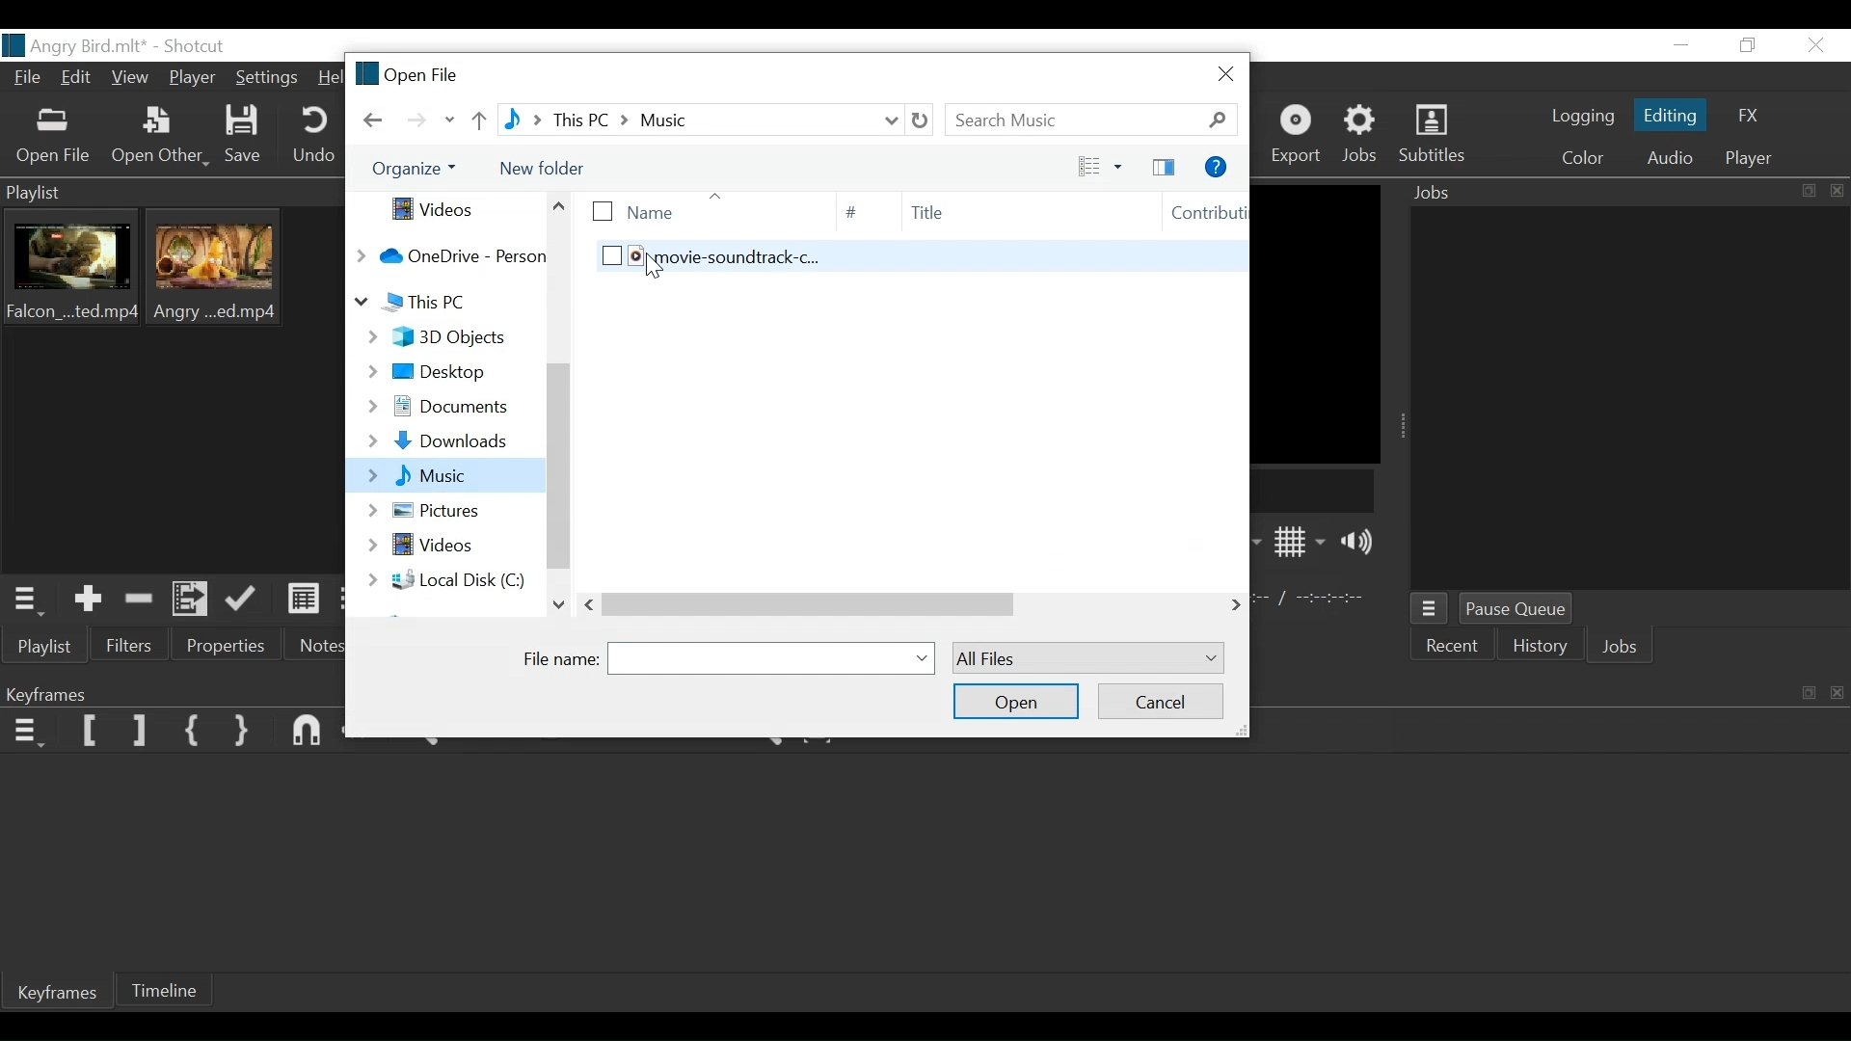 Image resolution: width=1851 pixels, height=1041 pixels. What do you see at coordinates (1314, 599) in the screenshot?
I see `In point` at bounding box center [1314, 599].